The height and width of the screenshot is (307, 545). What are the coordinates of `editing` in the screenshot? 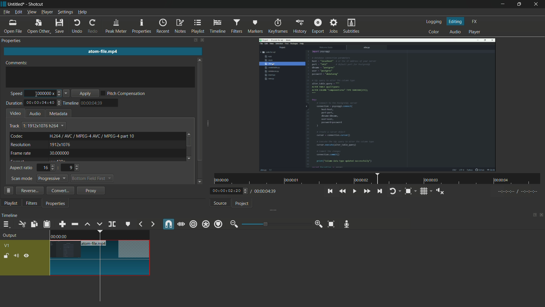 It's located at (456, 22).